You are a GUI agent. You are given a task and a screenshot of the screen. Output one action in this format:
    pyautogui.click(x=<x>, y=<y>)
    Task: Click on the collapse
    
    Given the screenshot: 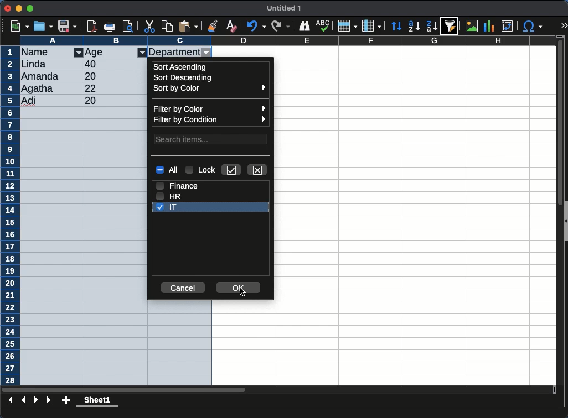 What is the action you would take?
    pyautogui.click(x=565, y=221)
    